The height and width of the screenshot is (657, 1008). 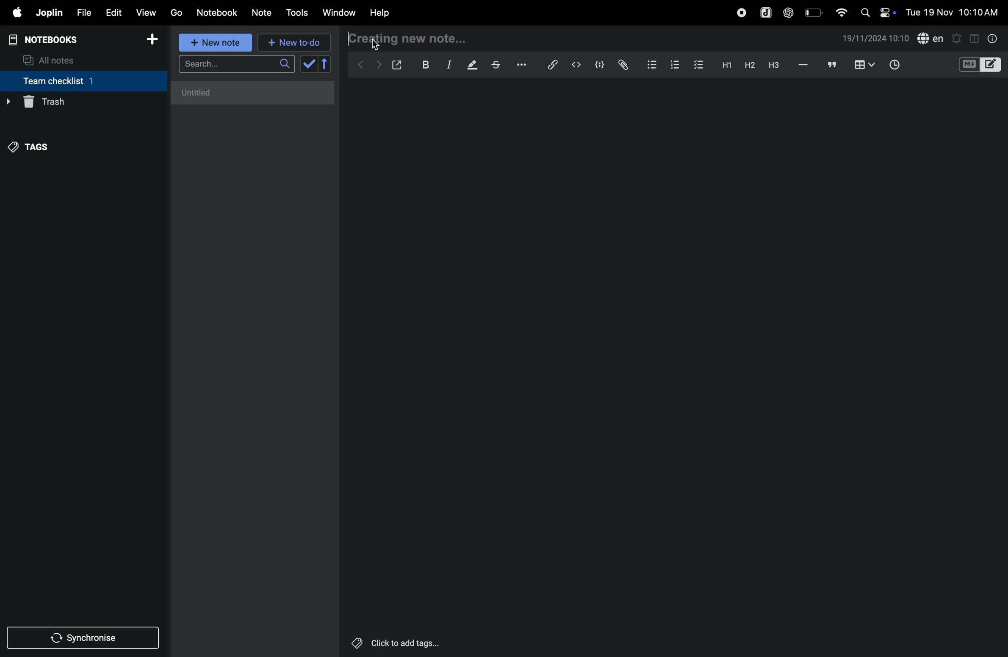 What do you see at coordinates (599, 64) in the screenshot?
I see `code block` at bounding box center [599, 64].